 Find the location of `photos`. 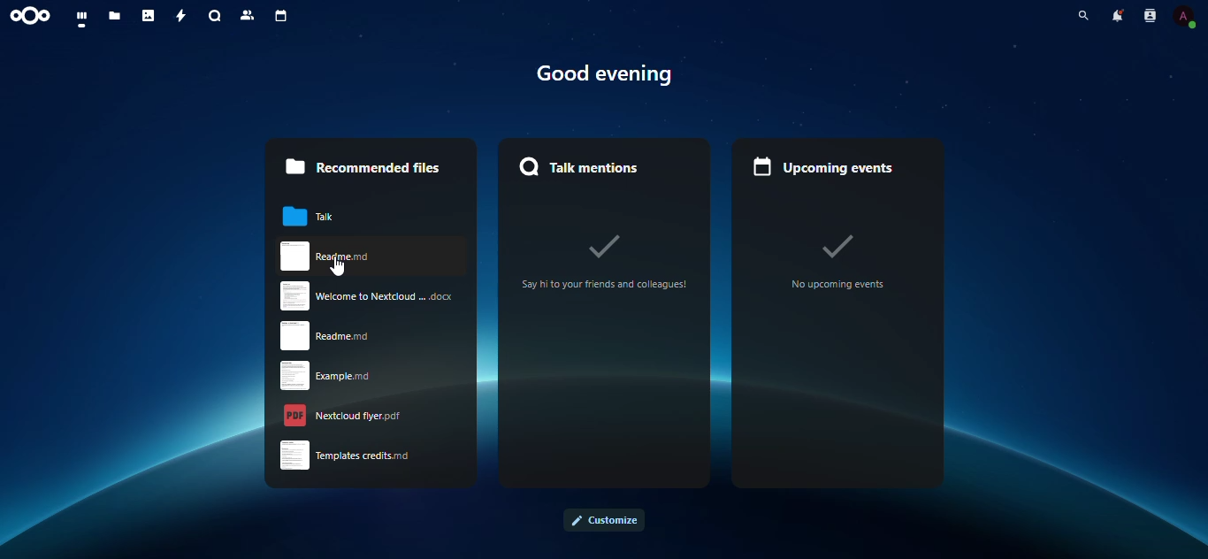

photos is located at coordinates (149, 16).